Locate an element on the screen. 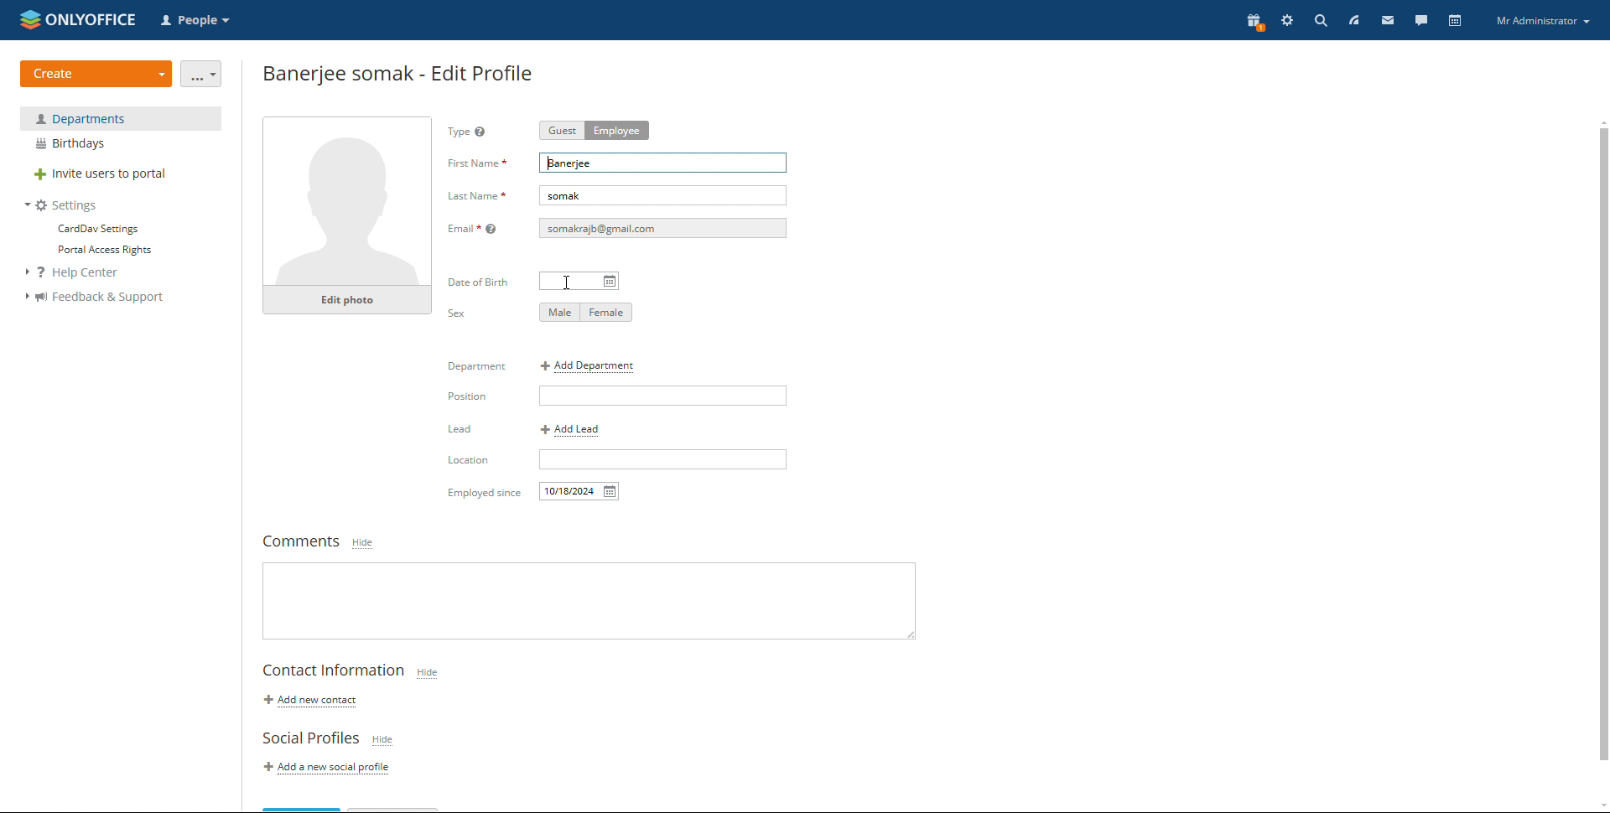 The image size is (1610, 813). settings is located at coordinates (62, 205).